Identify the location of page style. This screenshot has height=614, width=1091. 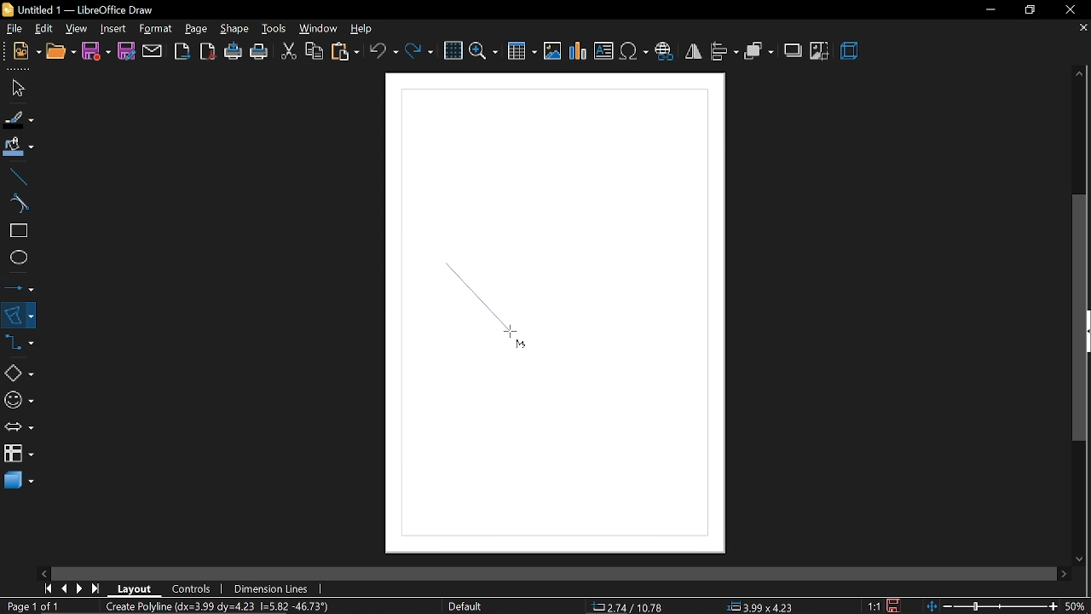
(465, 606).